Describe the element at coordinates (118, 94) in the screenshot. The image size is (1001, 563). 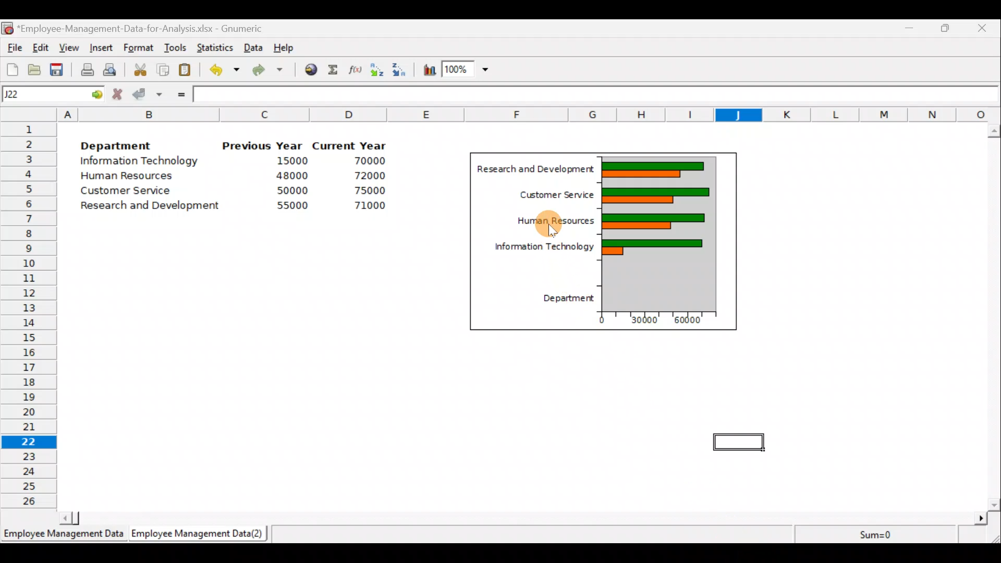
I see `Cancel change` at that location.